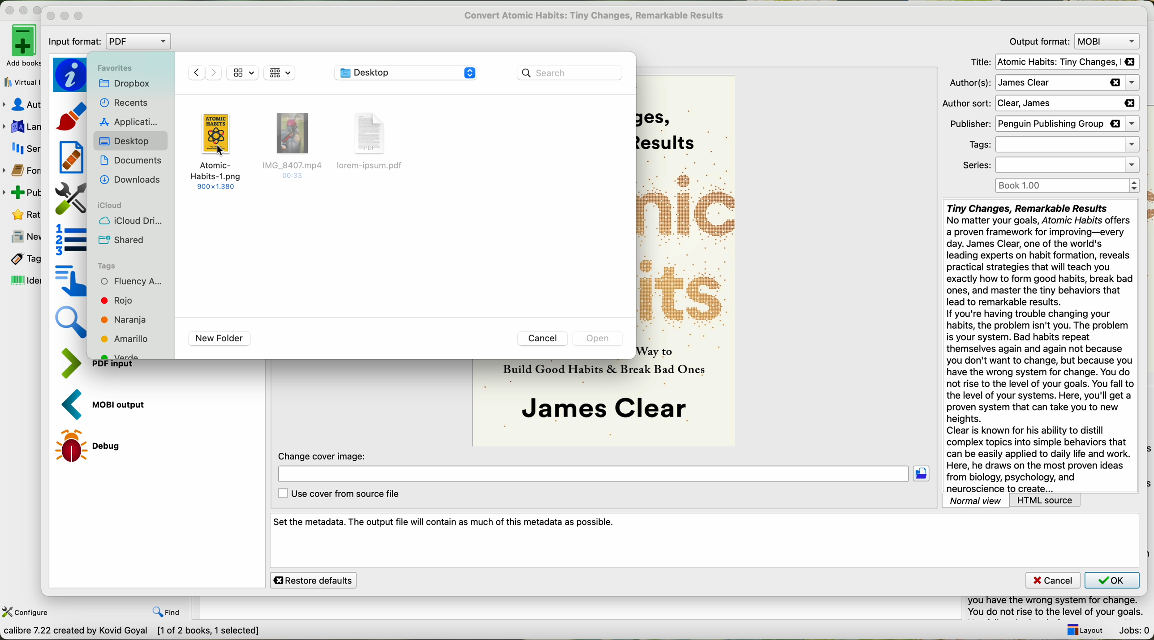 This screenshot has height=640, width=1154. I want to click on layout, so click(1082, 630).